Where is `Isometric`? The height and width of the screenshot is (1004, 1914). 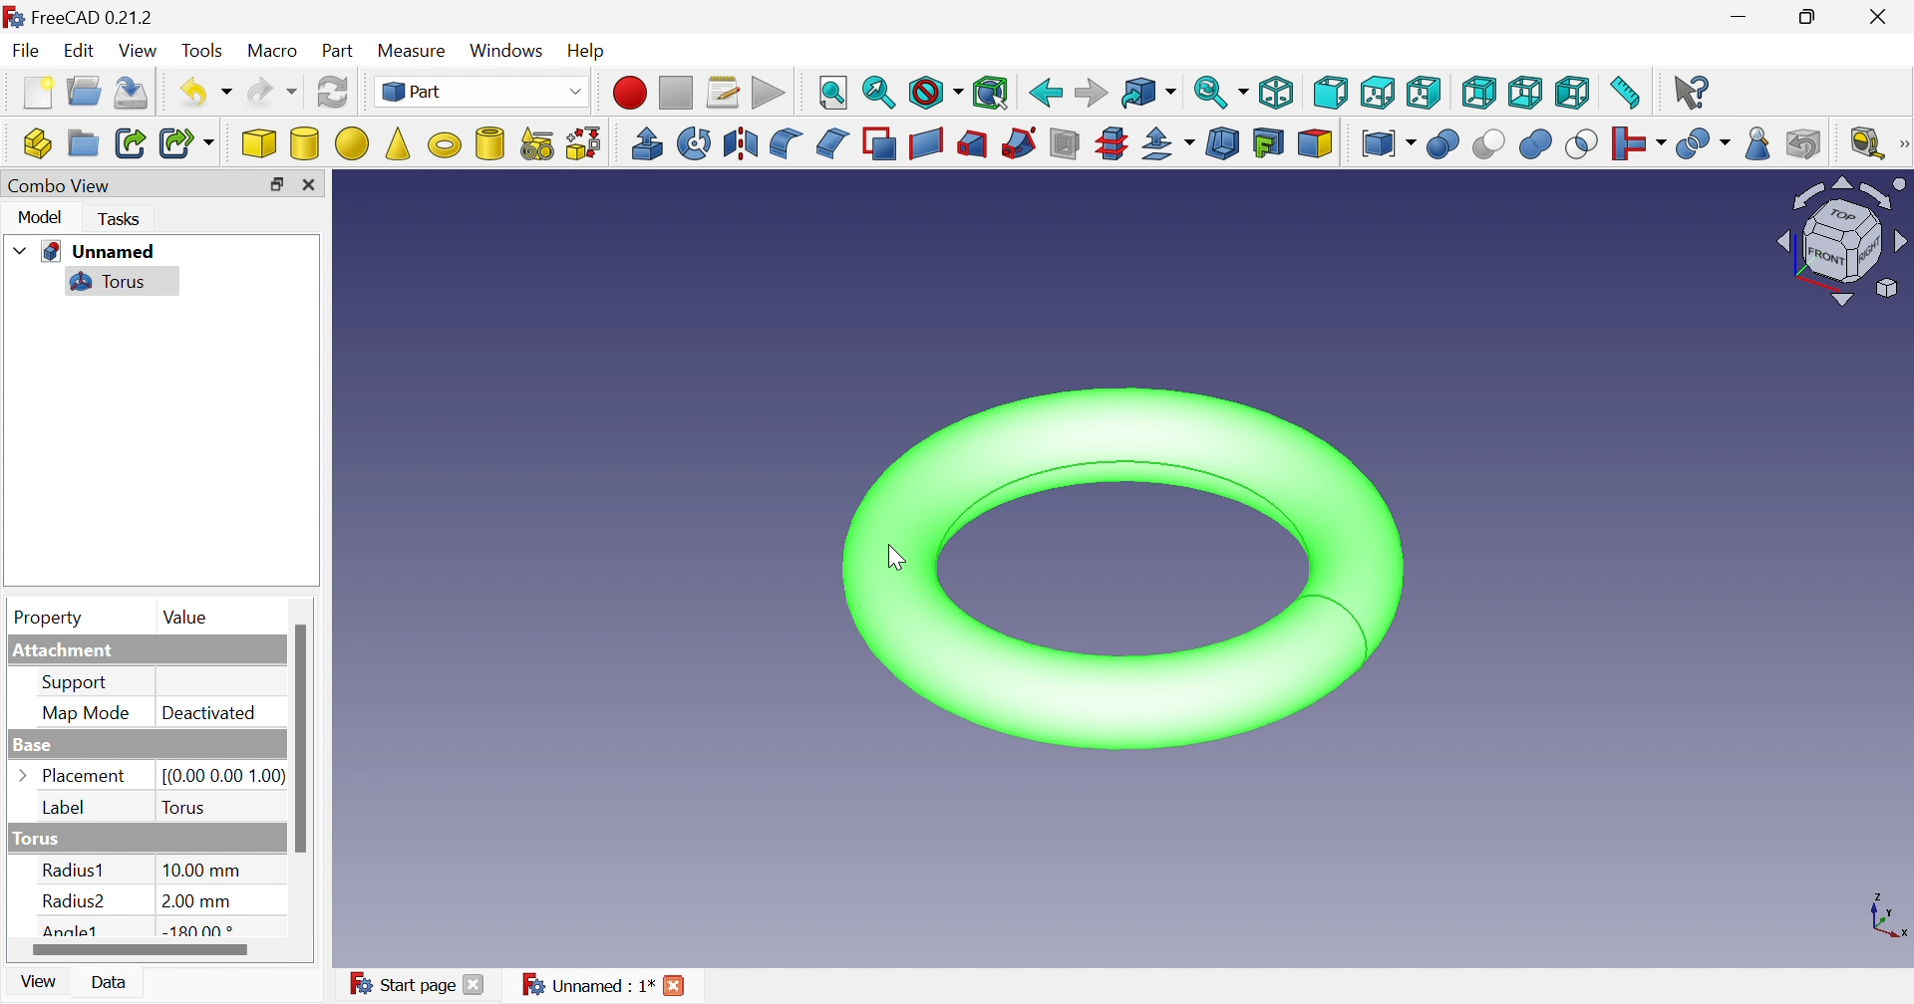
Isometric is located at coordinates (1279, 96).